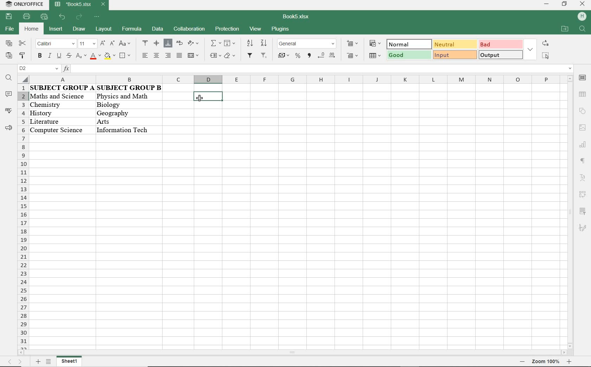 This screenshot has width=591, height=367. Describe the element at coordinates (375, 44) in the screenshot. I see `conditional formatting` at that location.